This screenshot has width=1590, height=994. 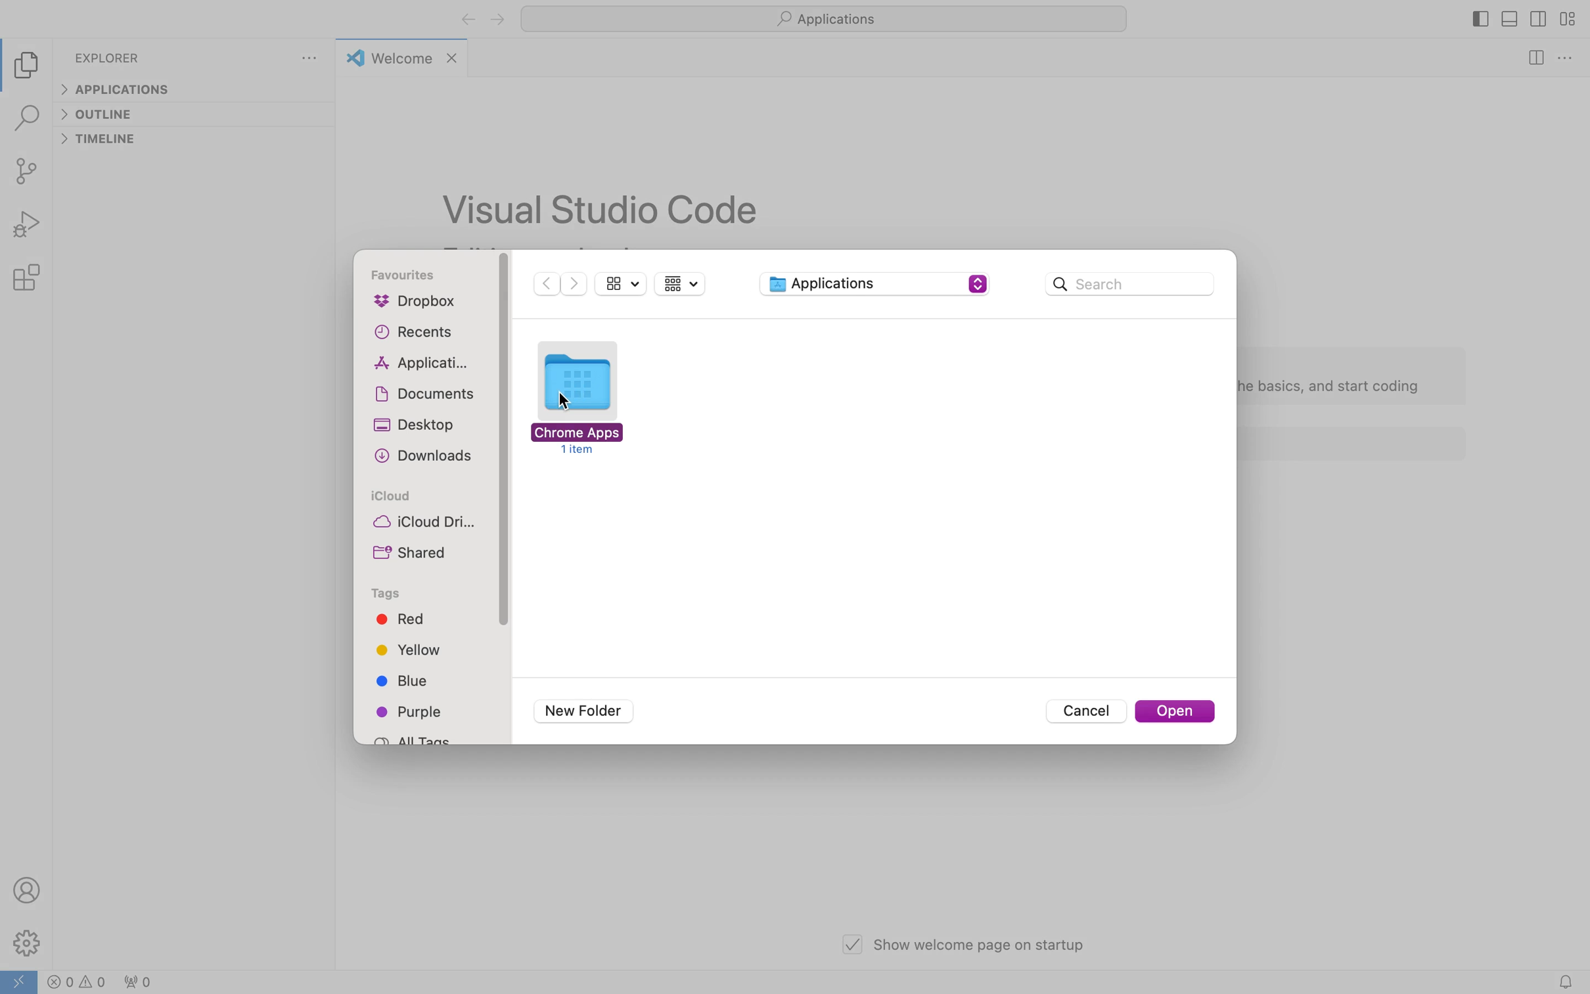 I want to click on cancel, so click(x=1085, y=713).